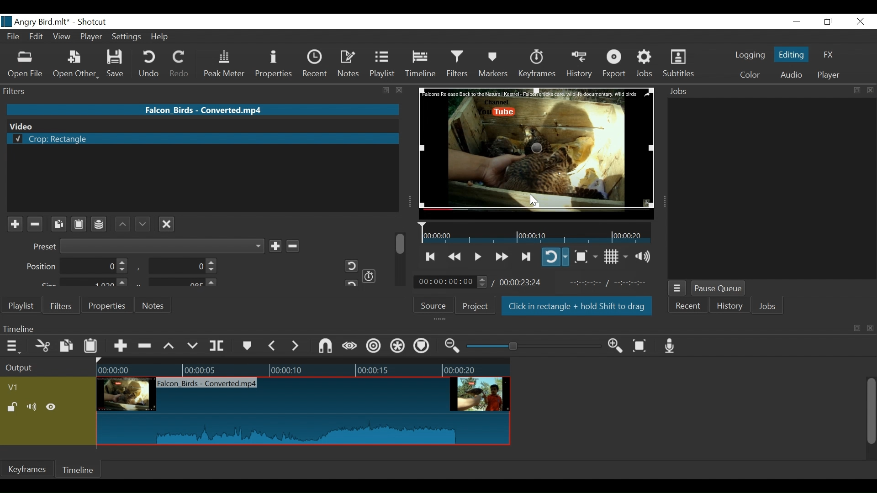 The image size is (877, 493). I want to click on Video track clip, so click(303, 412).